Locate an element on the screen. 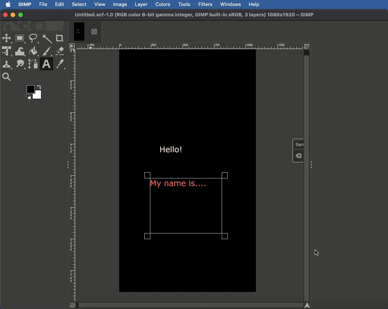 This screenshot has height=309, width=388. Ruler is located at coordinates (73, 175).